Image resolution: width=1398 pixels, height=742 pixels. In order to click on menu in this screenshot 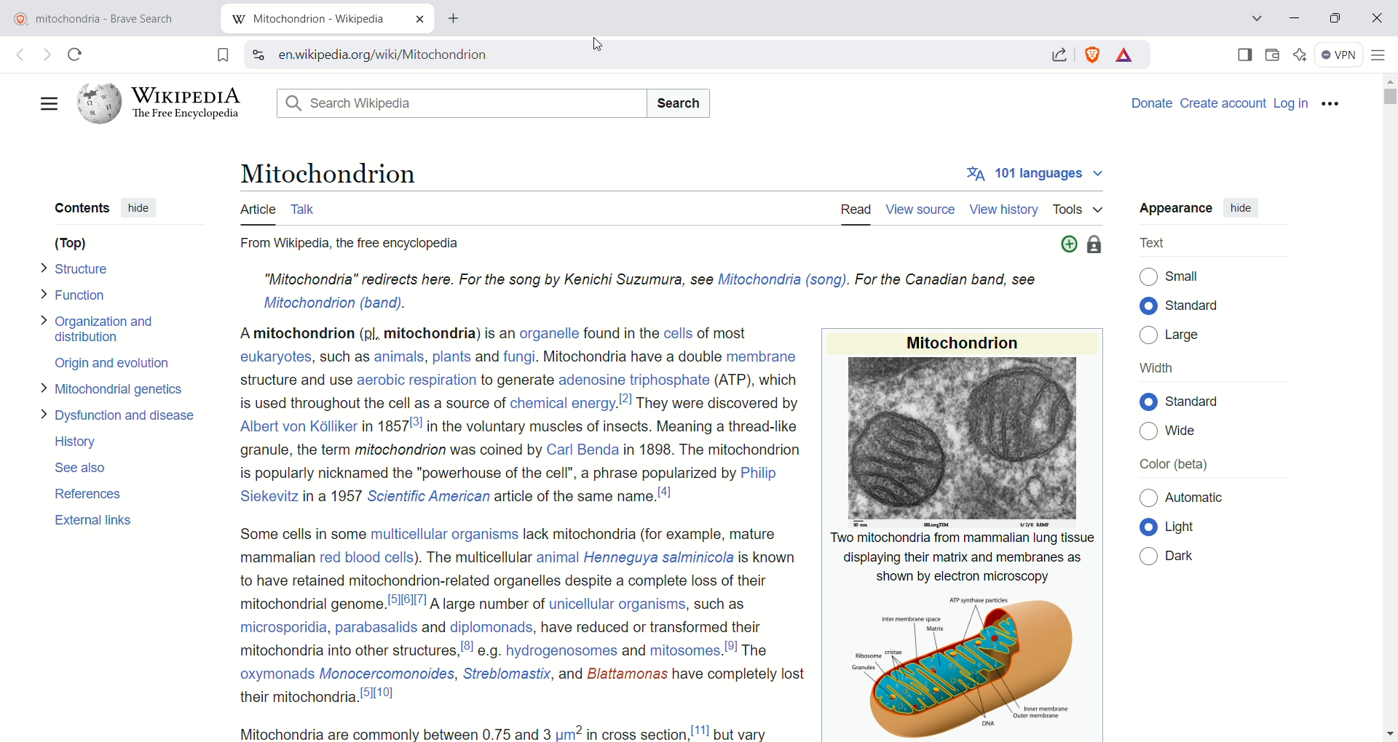, I will do `click(46, 103)`.